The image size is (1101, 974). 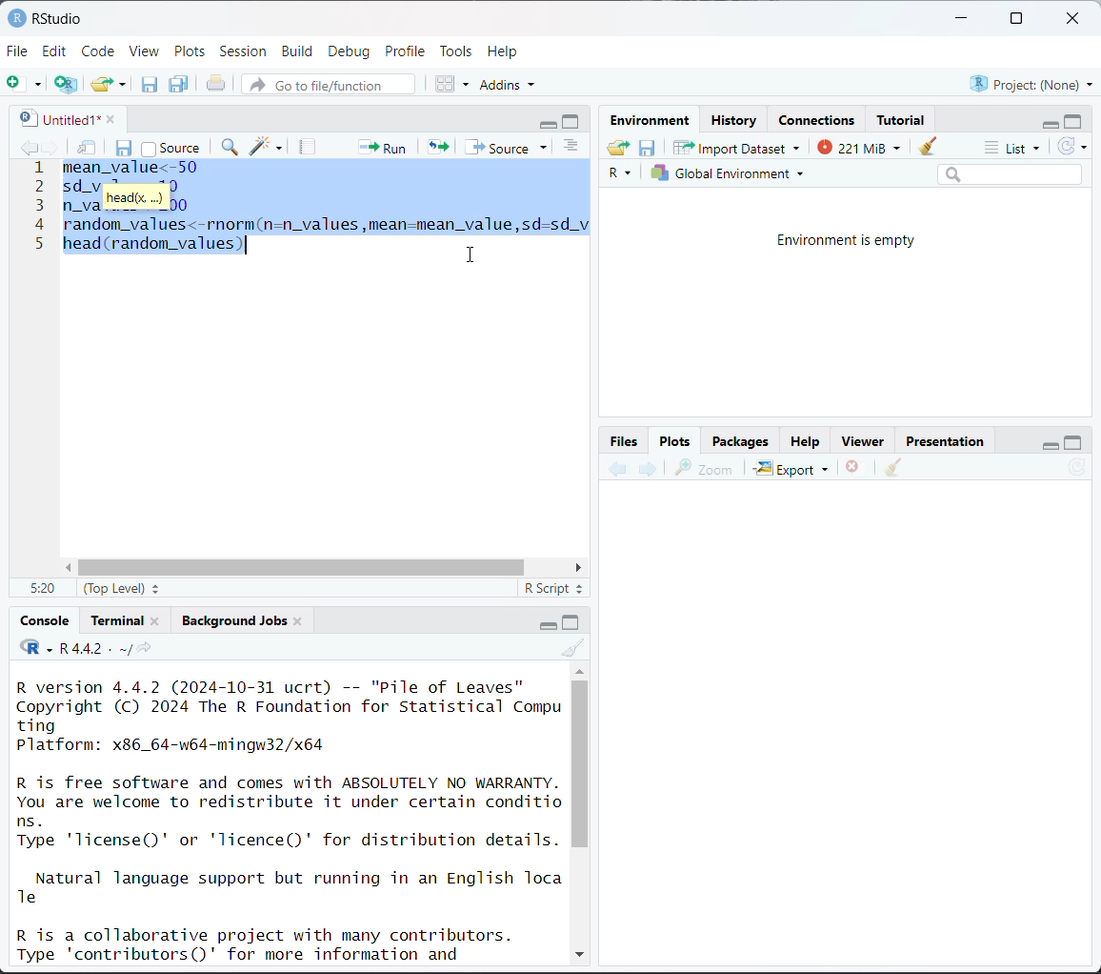 I want to click on Project:(None), so click(x=1031, y=82).